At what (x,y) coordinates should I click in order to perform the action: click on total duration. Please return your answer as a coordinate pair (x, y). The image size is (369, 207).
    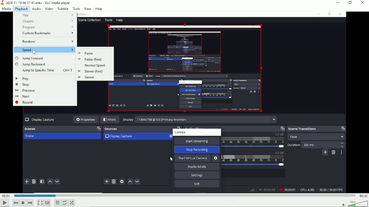
    Looking at the image, I should click on (363, 195).